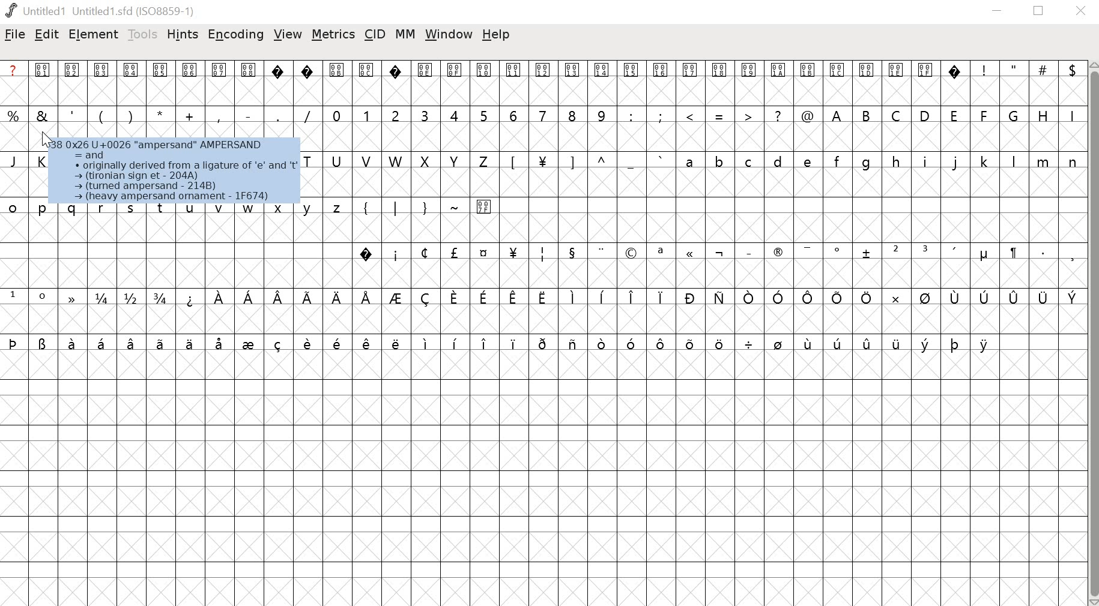  I want to click on symbol, so click(396, 343).